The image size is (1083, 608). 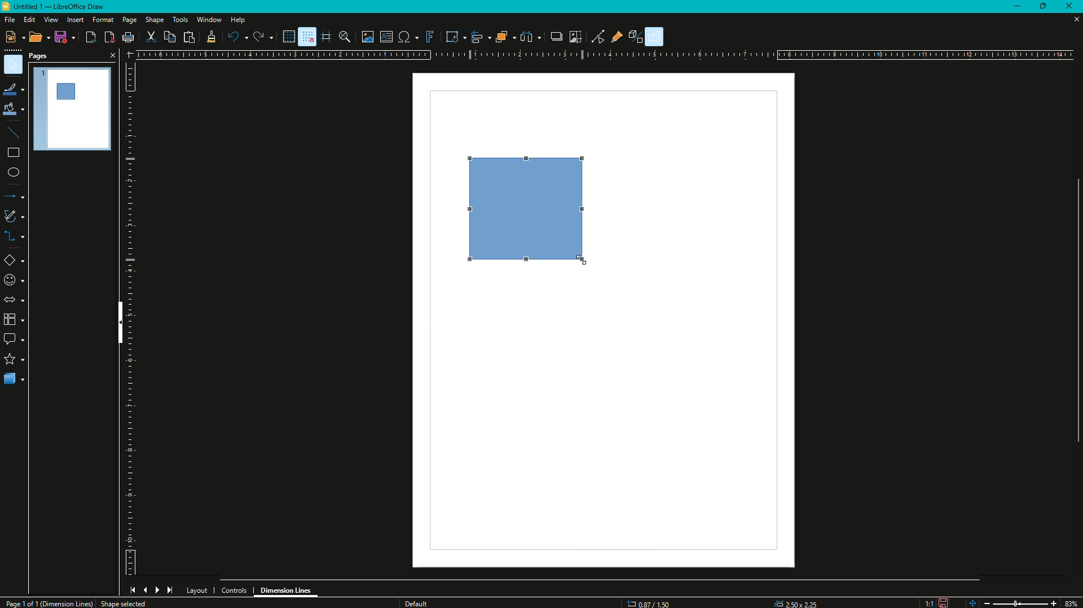 I want to click on Fill Color, so click(x=14, y=109).